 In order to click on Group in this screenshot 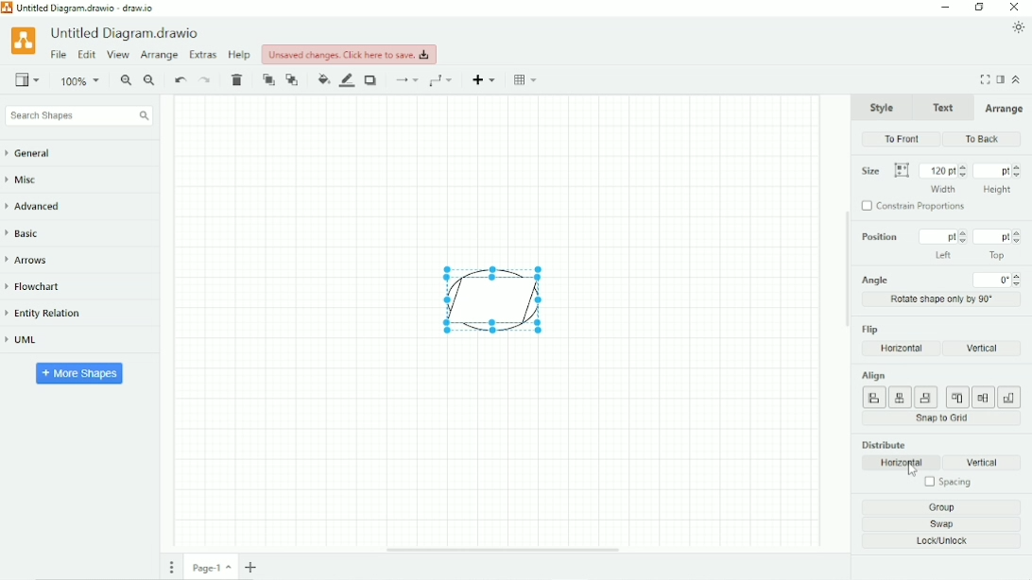, I will do `click(946, 507)`.